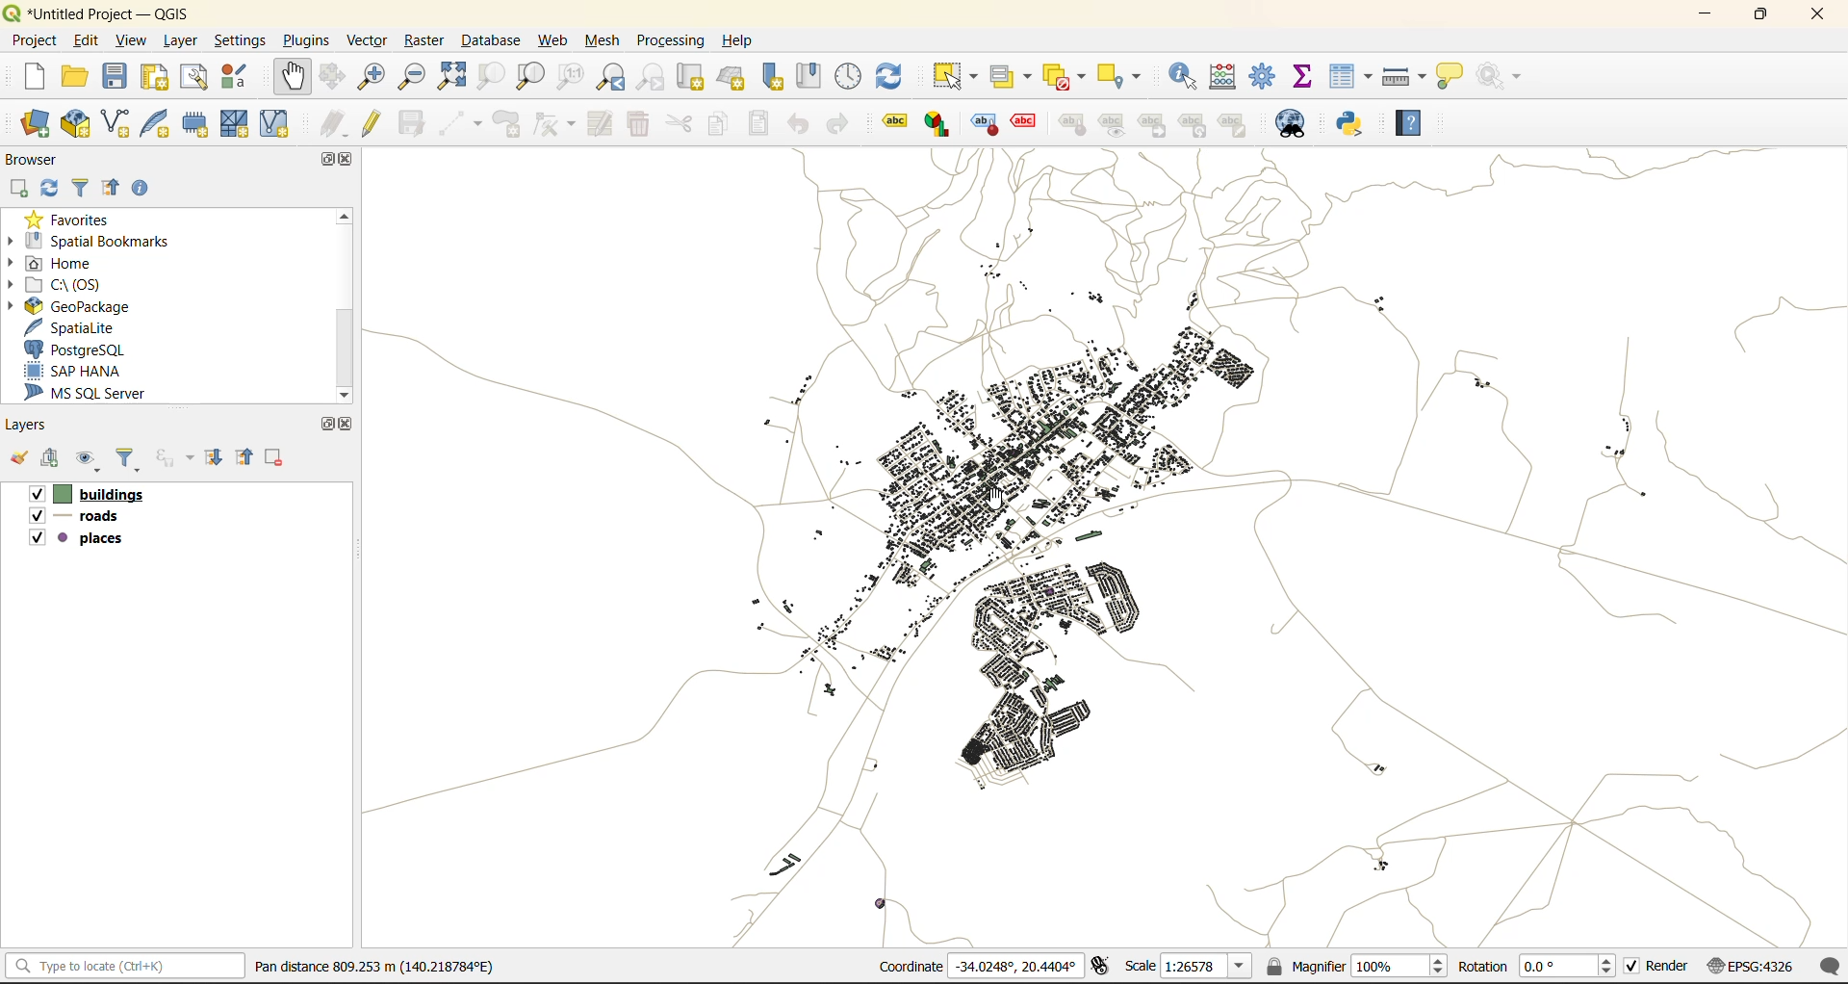  I want to click on expand all, so click(218, 458).